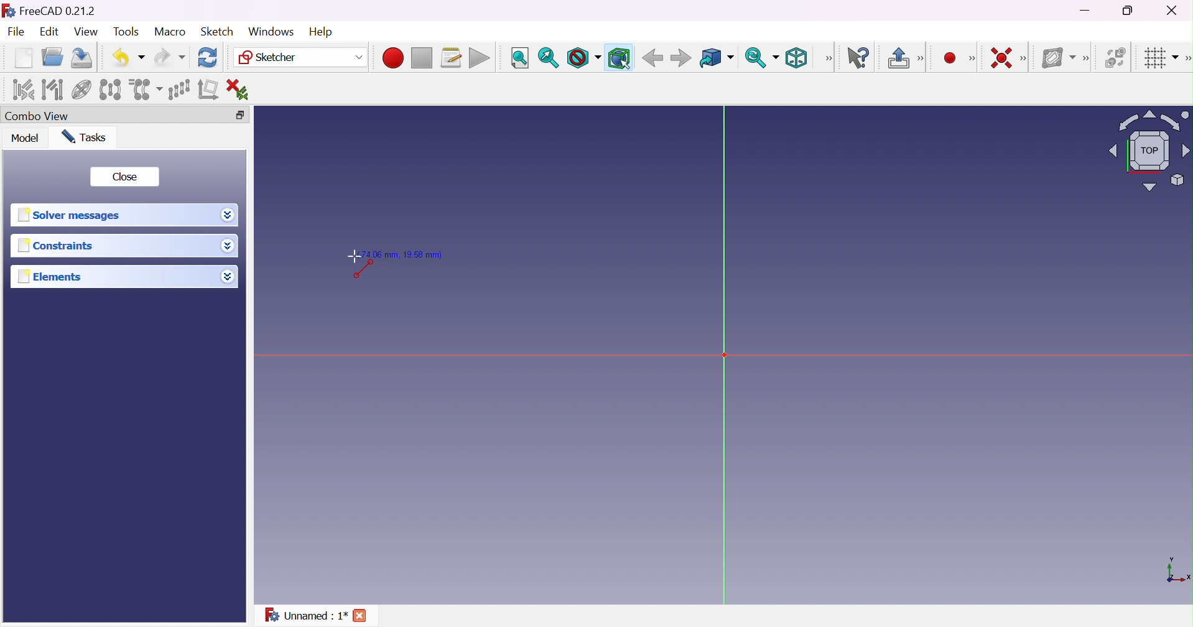 The height and width of the screenshot is (627, 1193). Describe the element at coordinates (270, 31) in the screenshot. I see `Windows` at that location.